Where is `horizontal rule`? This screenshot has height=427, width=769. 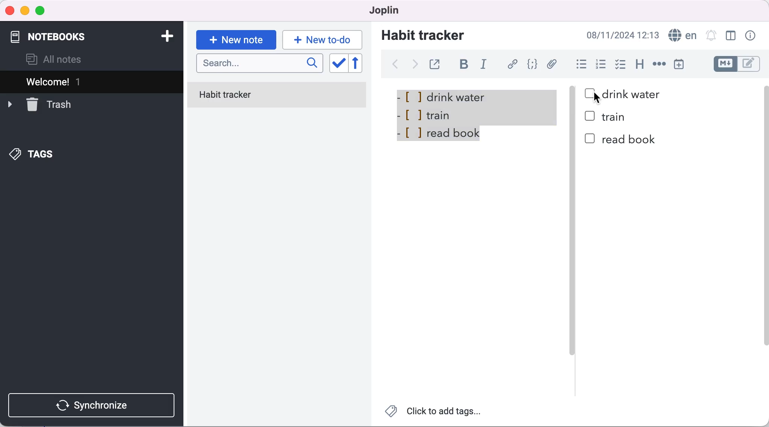 horizontal rule is located at coordinates (659, 65).